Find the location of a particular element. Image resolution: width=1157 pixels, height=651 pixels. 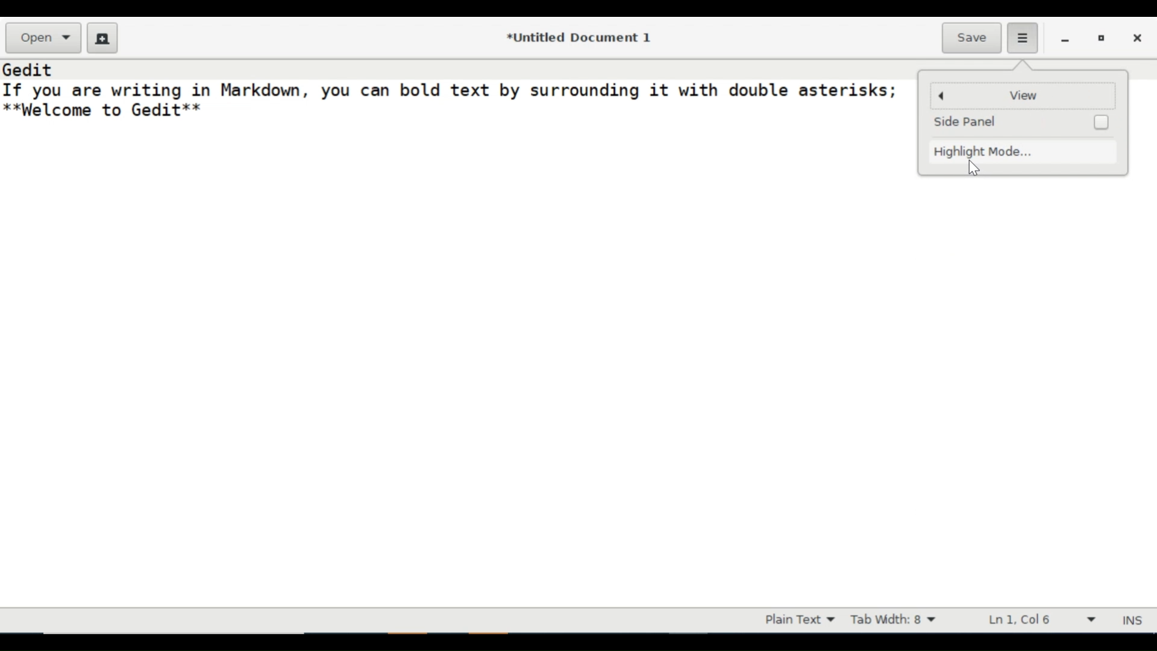

restore is located at coordinates (1105, 38).